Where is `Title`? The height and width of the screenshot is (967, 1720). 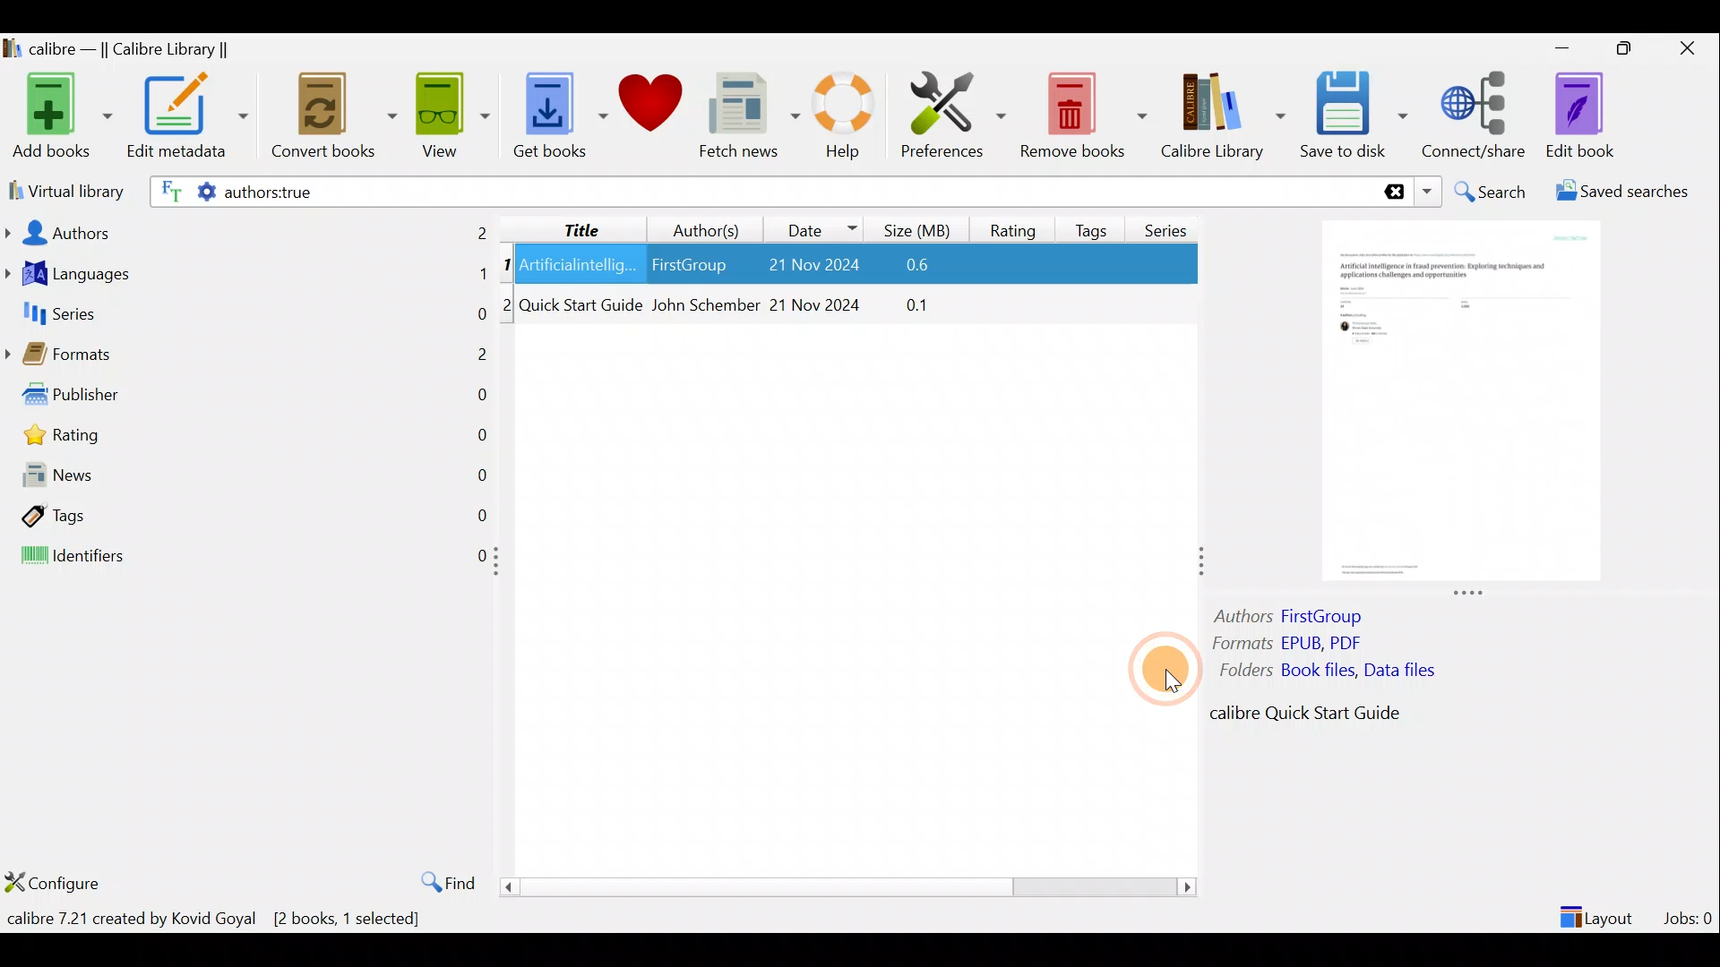 Title is located at coordinates (567, 227).